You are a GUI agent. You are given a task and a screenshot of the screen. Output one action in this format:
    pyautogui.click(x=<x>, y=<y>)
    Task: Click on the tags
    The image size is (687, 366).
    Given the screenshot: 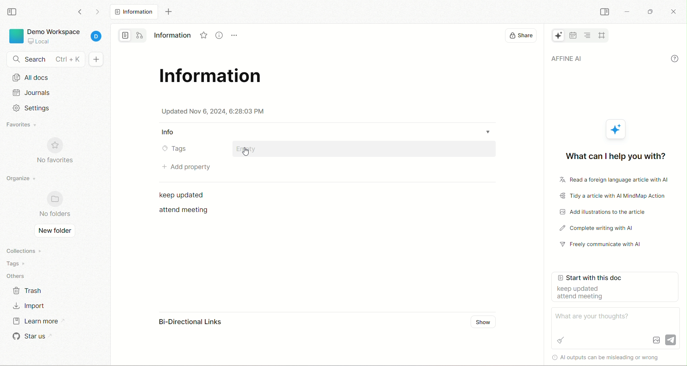 What is the action you would take?
    pyautogui.click(x=174, y=149)
    